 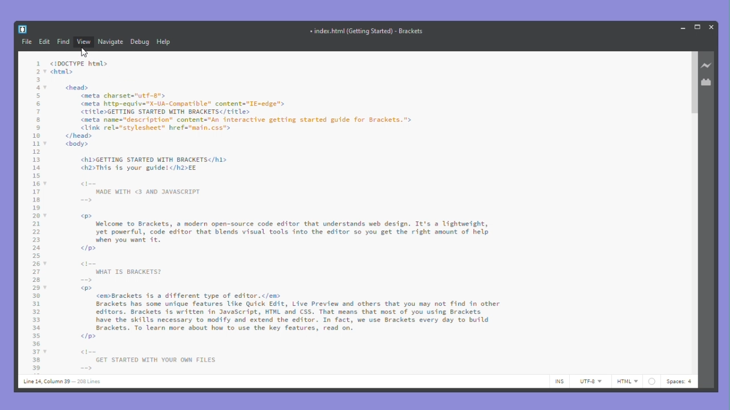 What do you see at coordinates (560, 381) in the screenshot?
I see `I n s` at bounding box center [560, 381].